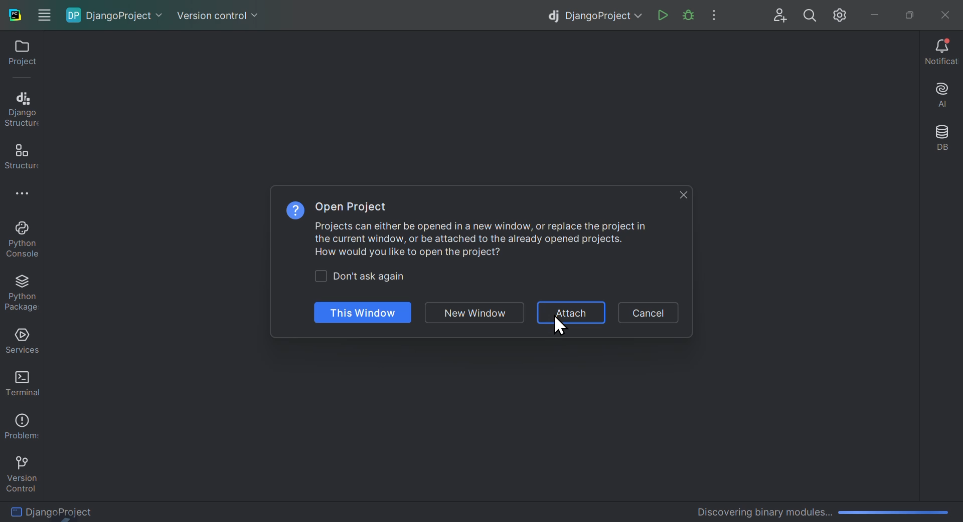 This screenshot has height=522, width=963. Describe the element at coordinates (21, 471) in the screenshot. I see `version control` at that location.